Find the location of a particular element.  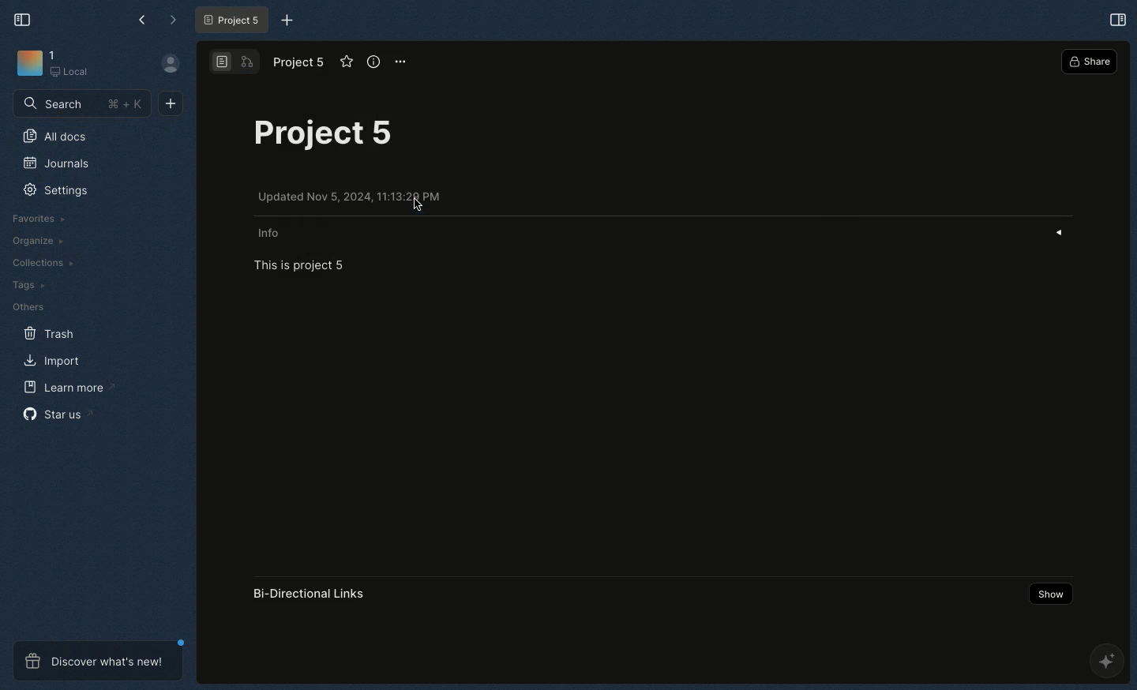

Switch view is located at coordinates (234, 63).